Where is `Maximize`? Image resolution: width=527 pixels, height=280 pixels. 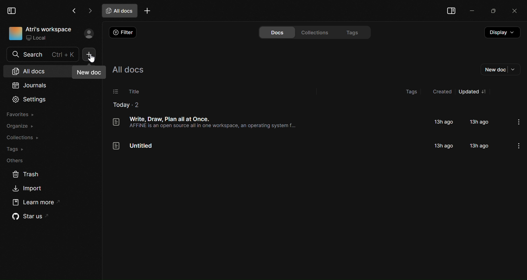 Maximize is located at coordinates (491, 12).